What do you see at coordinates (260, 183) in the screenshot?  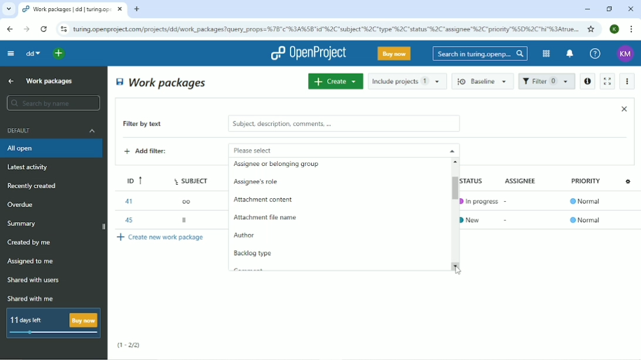 I see `Assignee's role` at bounding box center [260, 183].